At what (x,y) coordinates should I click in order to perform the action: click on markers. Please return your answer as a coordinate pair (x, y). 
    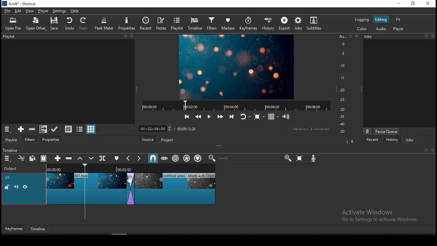
    Looking at the image, I should click on (230, 23).